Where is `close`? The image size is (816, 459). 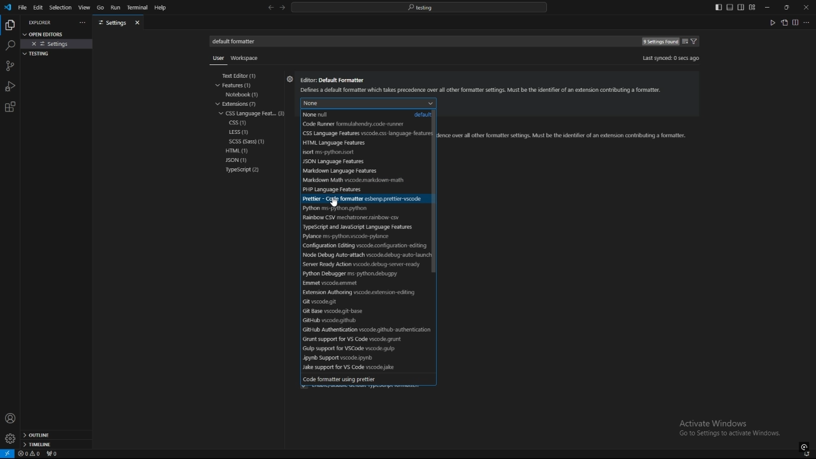
close is located at coordinates (806, 6).